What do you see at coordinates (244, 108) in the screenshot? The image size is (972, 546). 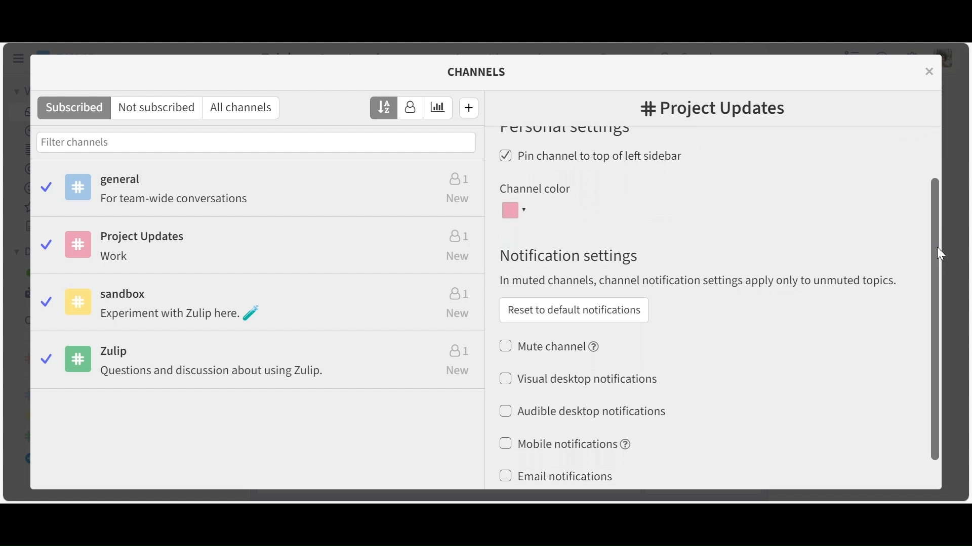 I see `All channels` at bounding box center [244, 108].